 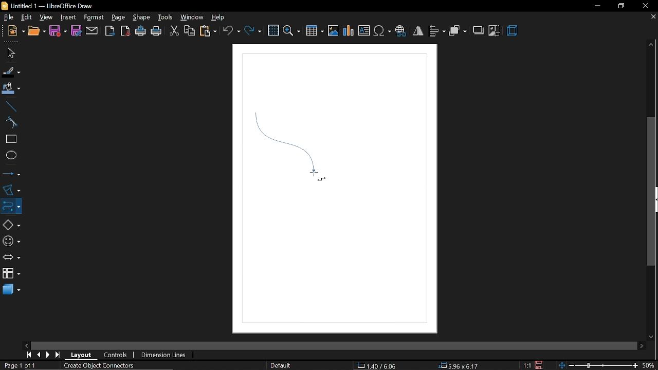 What do you see at coordinates (382, 31) in the screenshot?
I see `Insert symbol` at bounding box center [382, 31].